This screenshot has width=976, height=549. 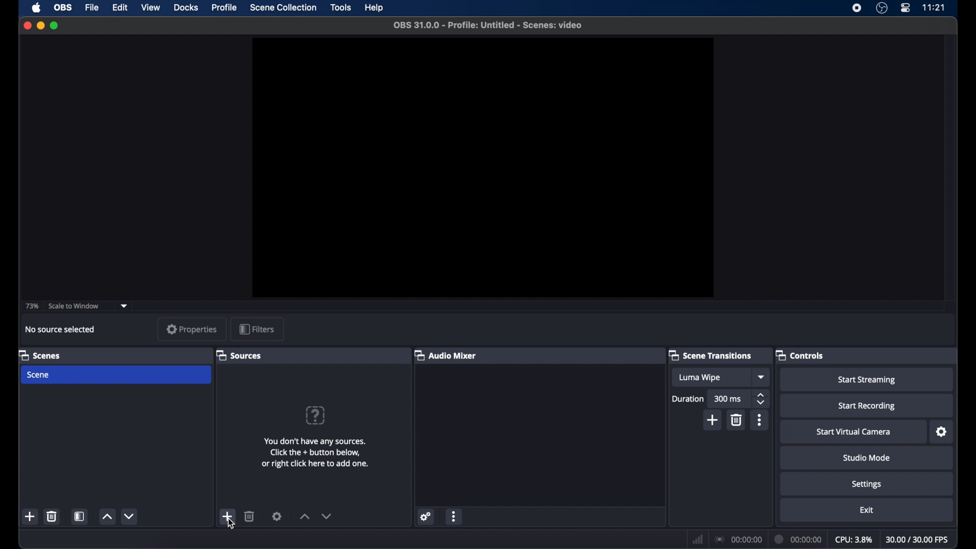 What do you see at coordinates (129, 516) in the screenshot?
I see `decrement` at bounding box center [129, 516].